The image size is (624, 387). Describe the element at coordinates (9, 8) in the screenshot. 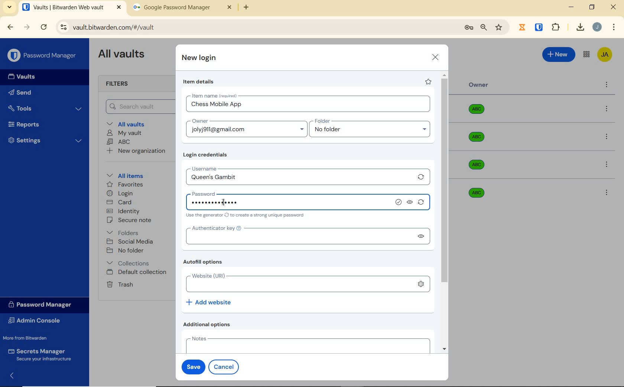

I see `search tabs` at that location.